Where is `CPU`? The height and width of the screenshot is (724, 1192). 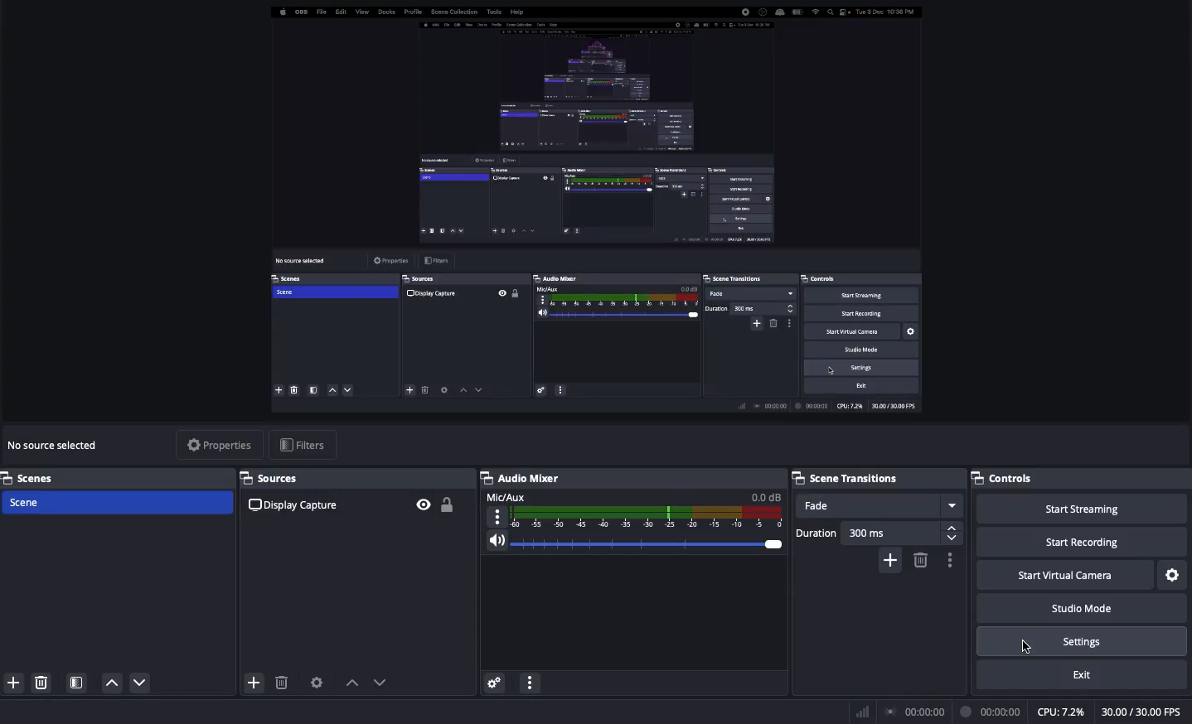 CPU is located at coordinates (1060, 712).